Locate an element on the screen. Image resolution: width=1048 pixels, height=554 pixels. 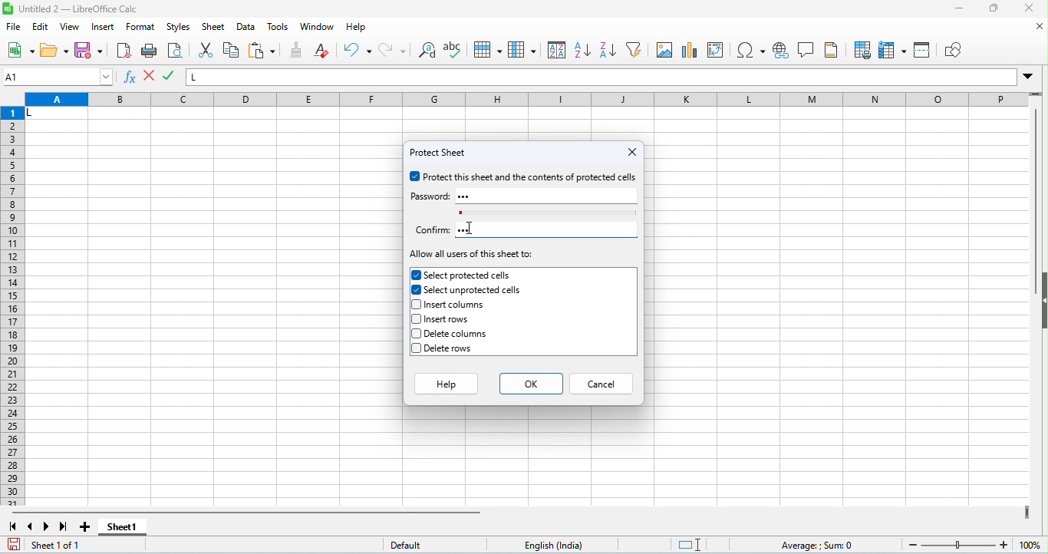
export pdf is located at coordinates (124, 50).